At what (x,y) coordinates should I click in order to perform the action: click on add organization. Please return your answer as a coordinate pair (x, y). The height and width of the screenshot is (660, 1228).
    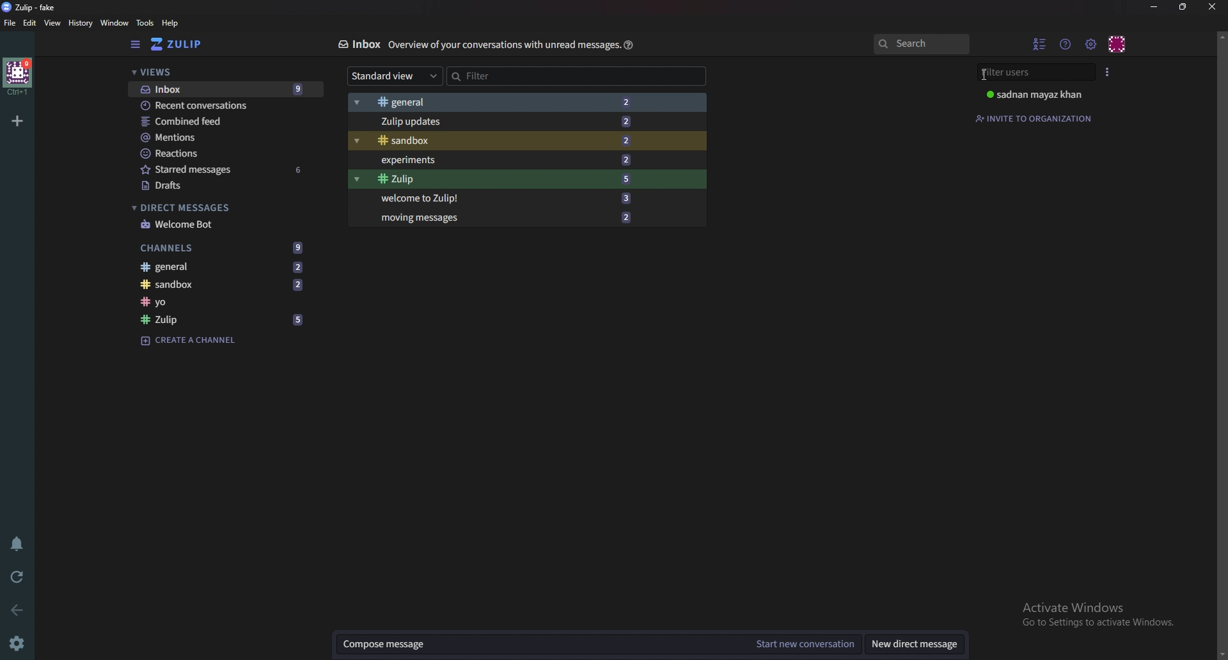
    Looking at the image, I should click on (17, 120).